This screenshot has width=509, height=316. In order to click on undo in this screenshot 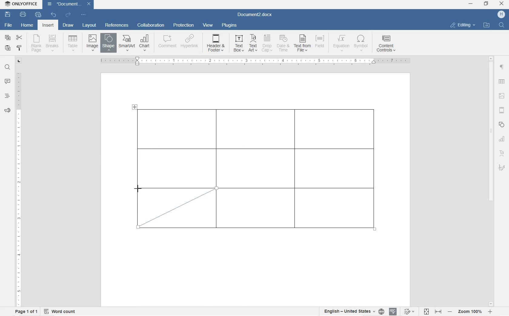, I will do `click(53, 15)`.